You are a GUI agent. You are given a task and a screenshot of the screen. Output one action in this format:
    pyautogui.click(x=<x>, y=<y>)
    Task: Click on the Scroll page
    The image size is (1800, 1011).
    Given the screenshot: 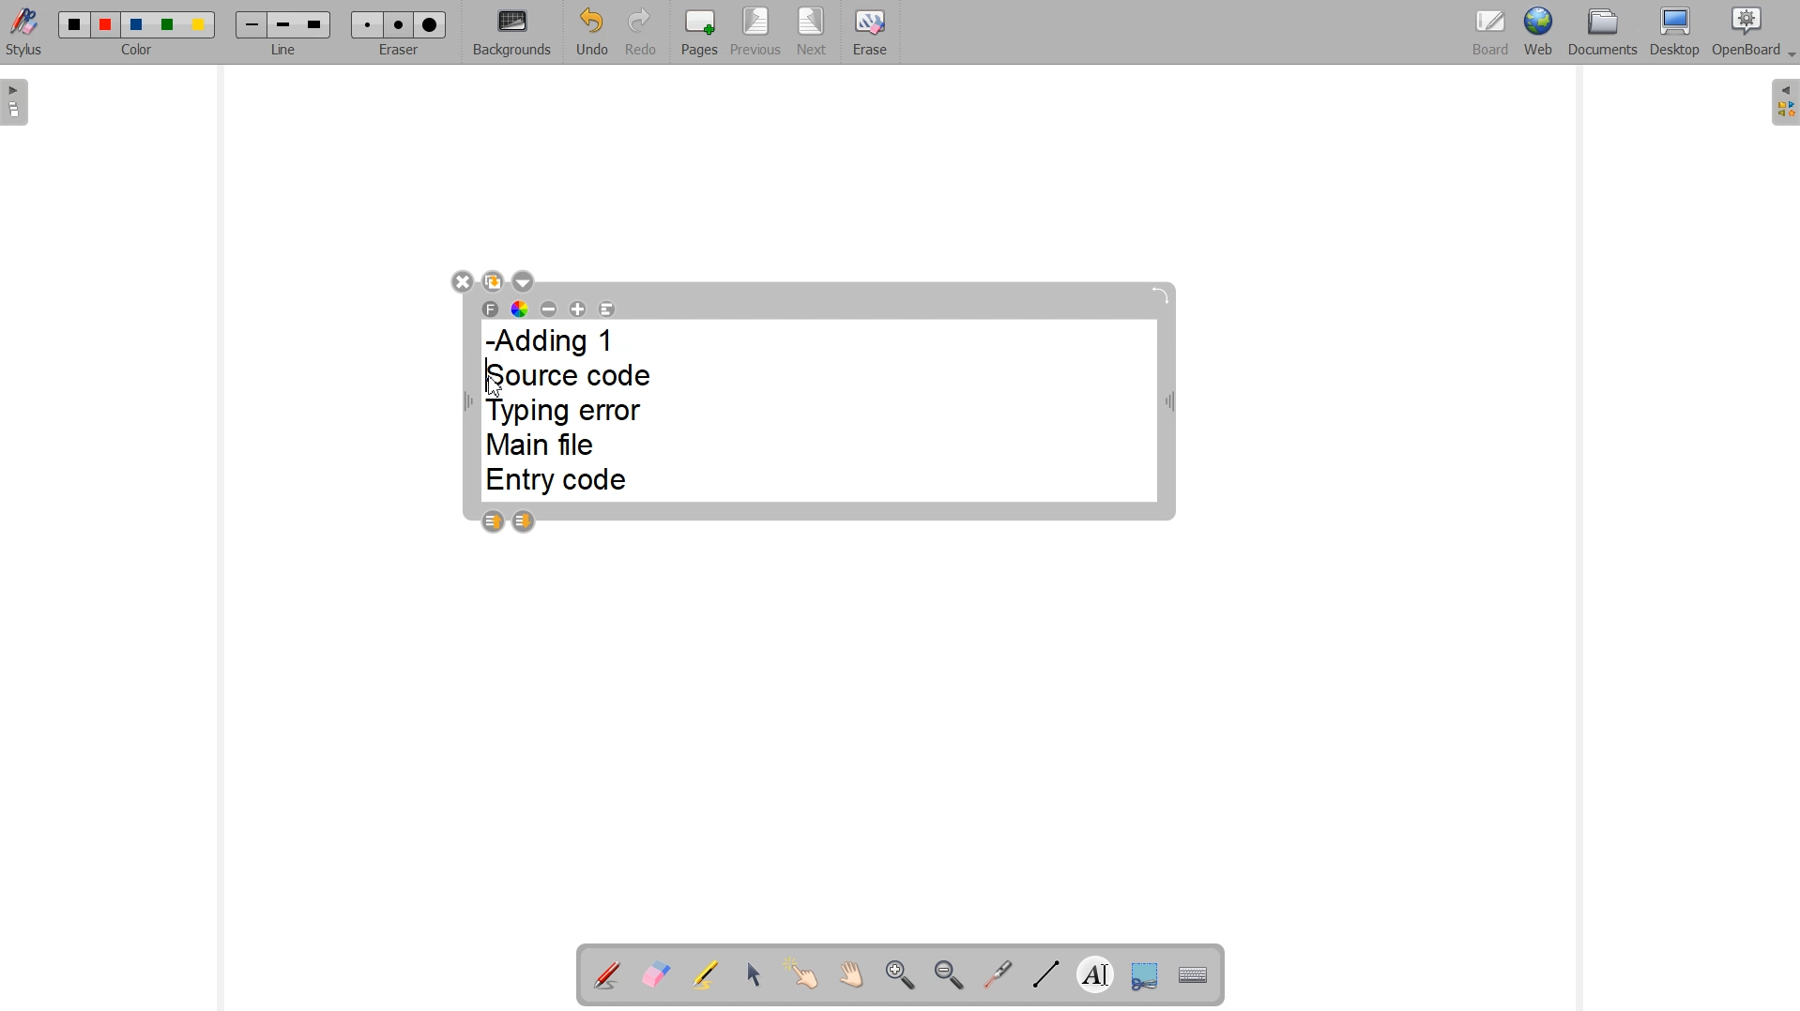 What is the action you would take?
    pyautogui.click(x=851, y=976)
    